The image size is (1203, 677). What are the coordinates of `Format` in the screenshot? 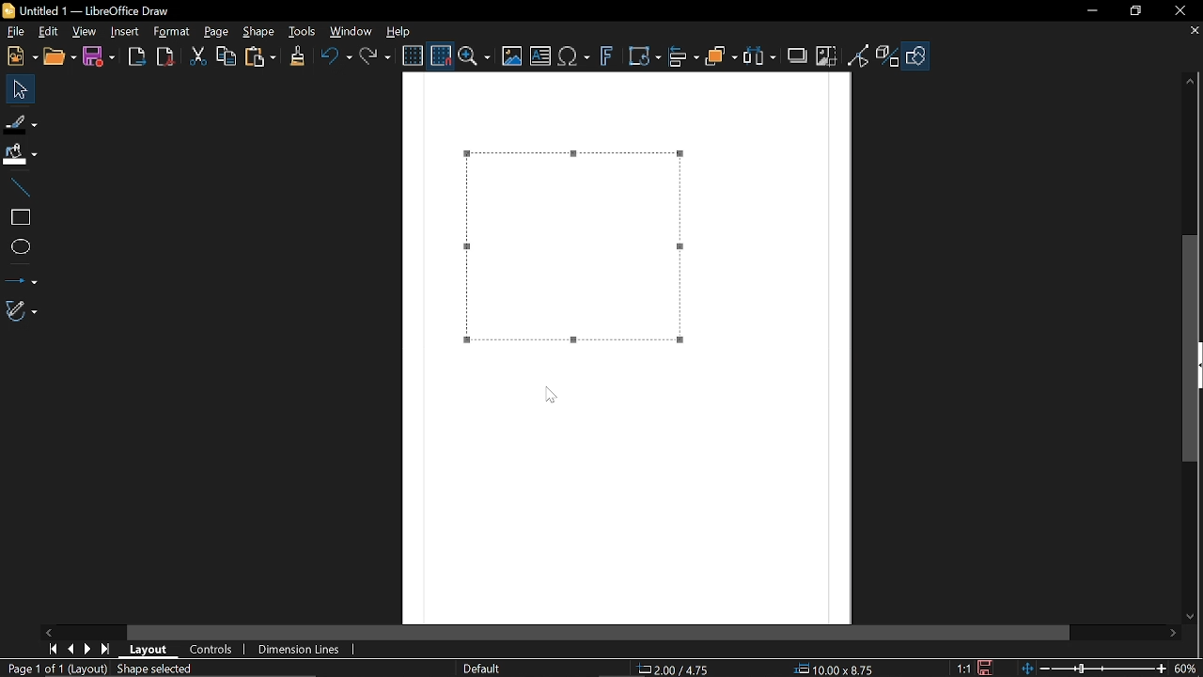 It's located at (172, 32).